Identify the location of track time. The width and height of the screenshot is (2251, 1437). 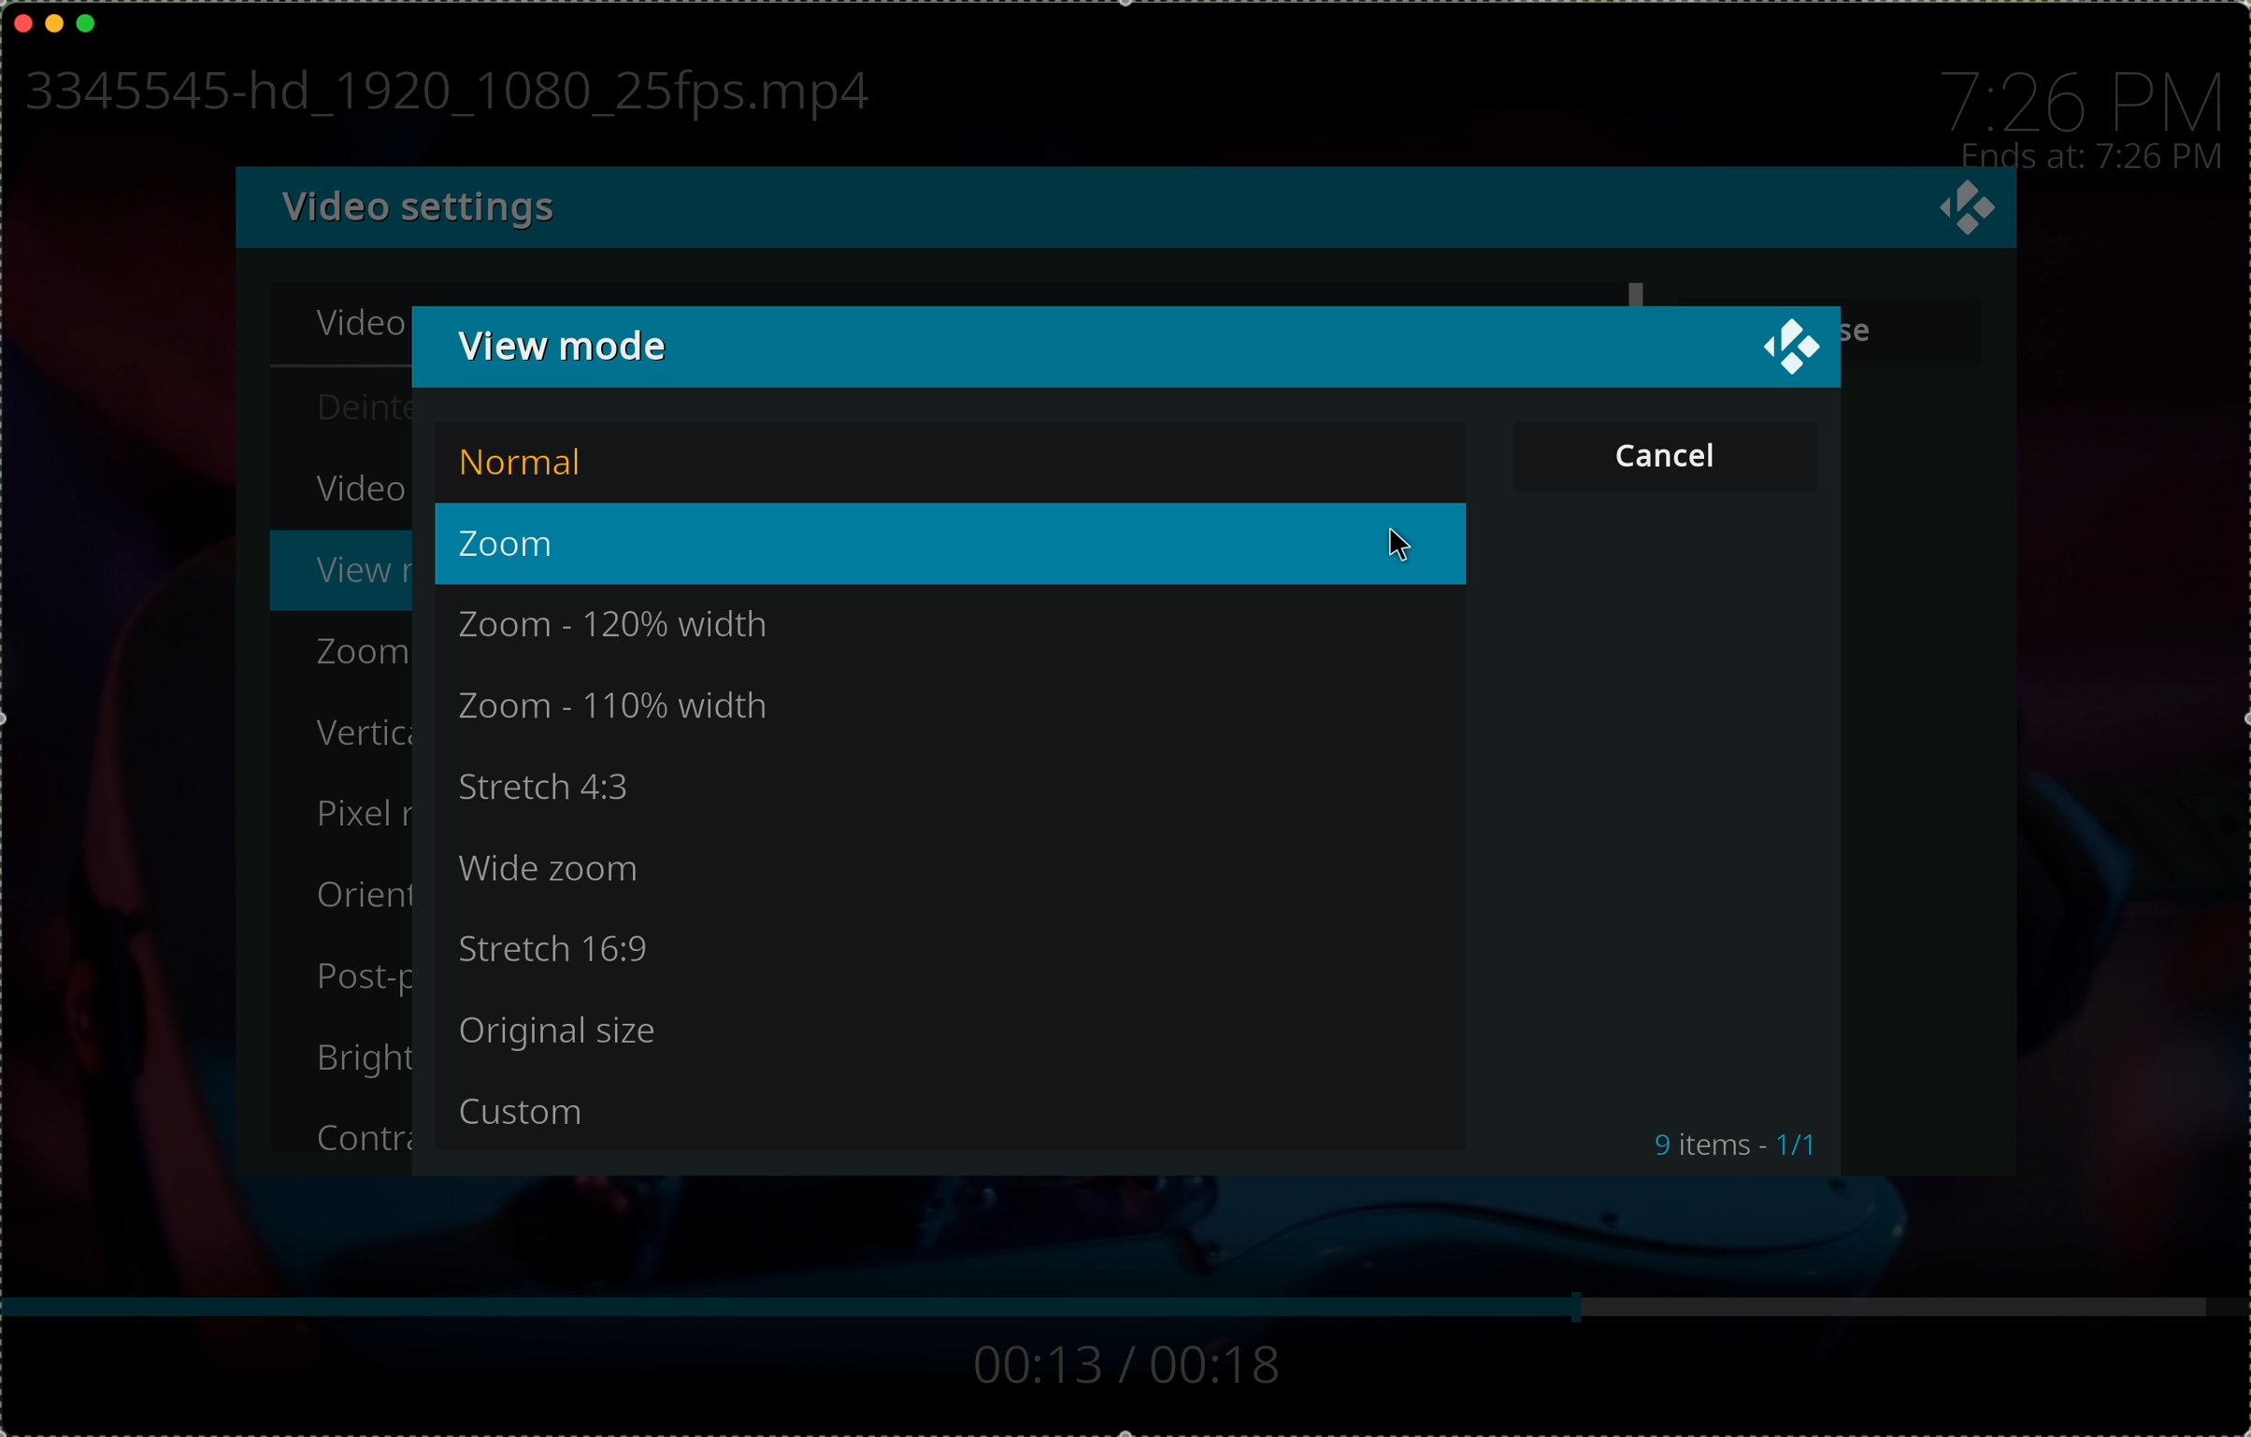
(1137, 1367).